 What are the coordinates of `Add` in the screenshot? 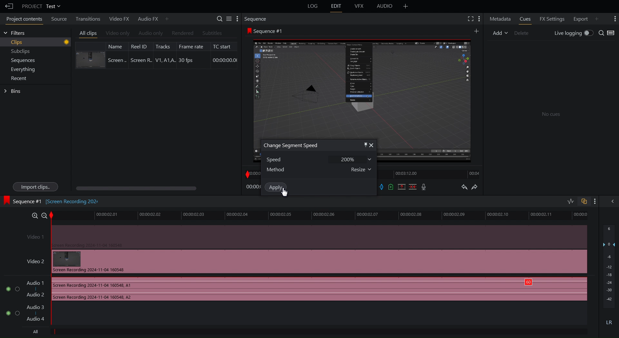 It's located at (476, 31).